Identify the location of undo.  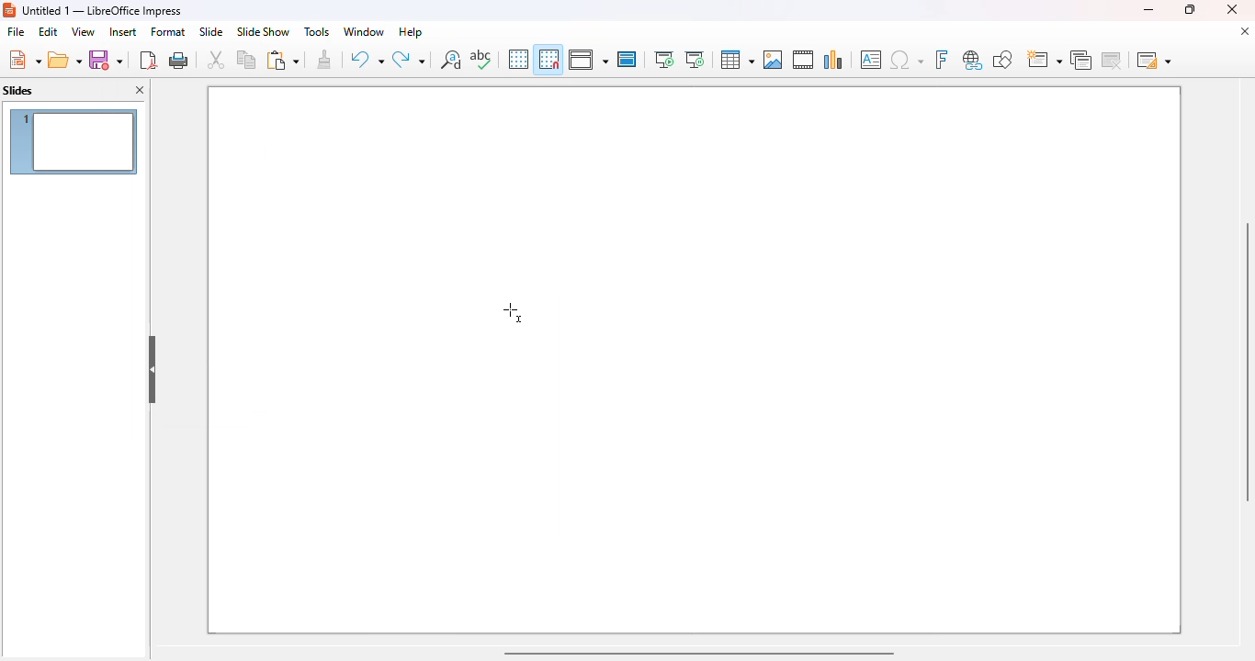
(367, 60).